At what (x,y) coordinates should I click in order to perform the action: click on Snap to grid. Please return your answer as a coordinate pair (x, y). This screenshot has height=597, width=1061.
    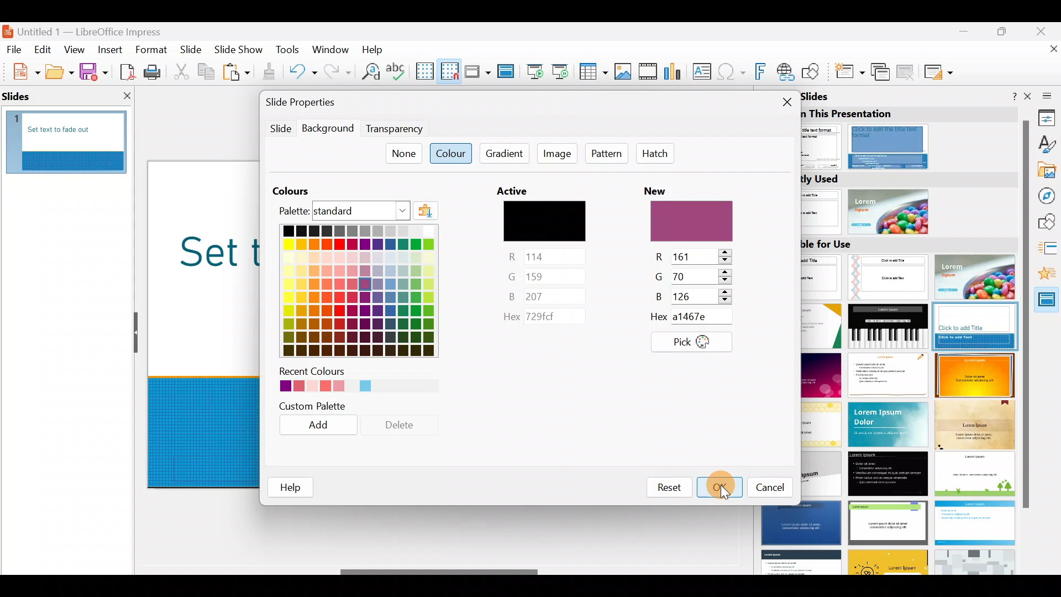
    Looking at the image, I should click on (448, 71).